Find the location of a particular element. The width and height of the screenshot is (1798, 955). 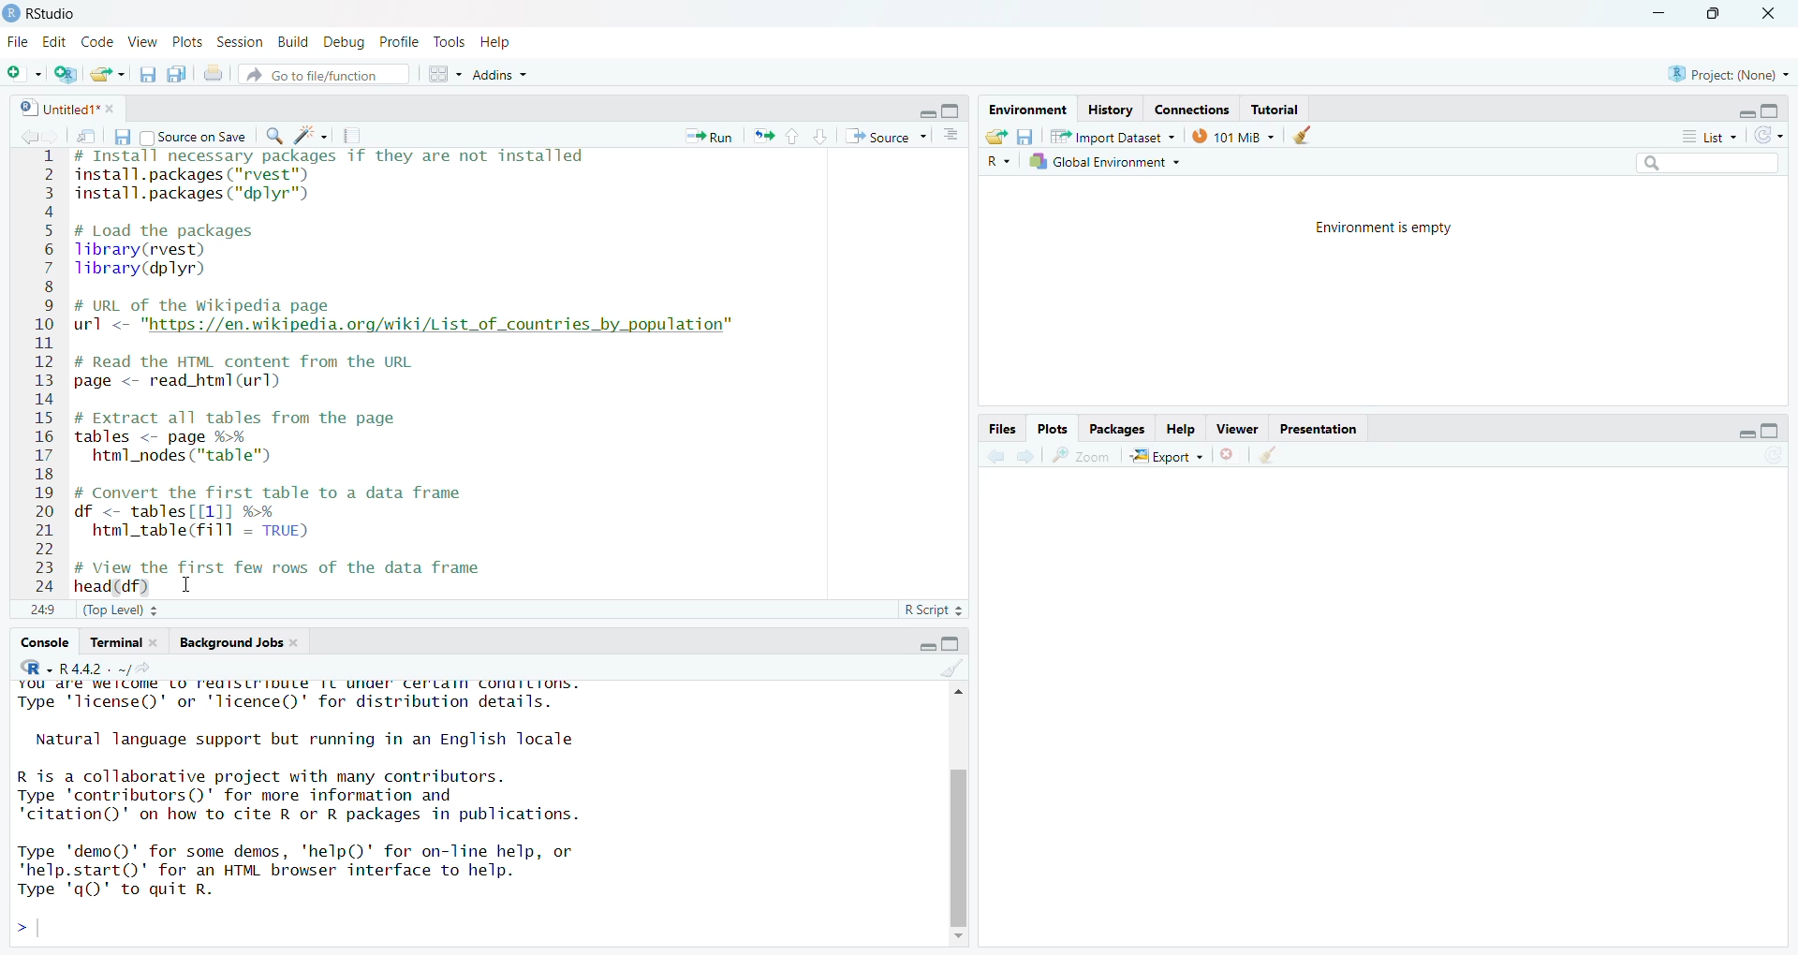

# Convert the first table to a data frame df <- tables[[1]] %>% htm1_table(fill = TRUE) is located at coordinates (296, 515).